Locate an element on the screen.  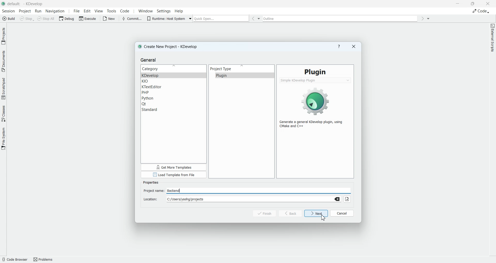
Debug is located at coordinates (67, 18).